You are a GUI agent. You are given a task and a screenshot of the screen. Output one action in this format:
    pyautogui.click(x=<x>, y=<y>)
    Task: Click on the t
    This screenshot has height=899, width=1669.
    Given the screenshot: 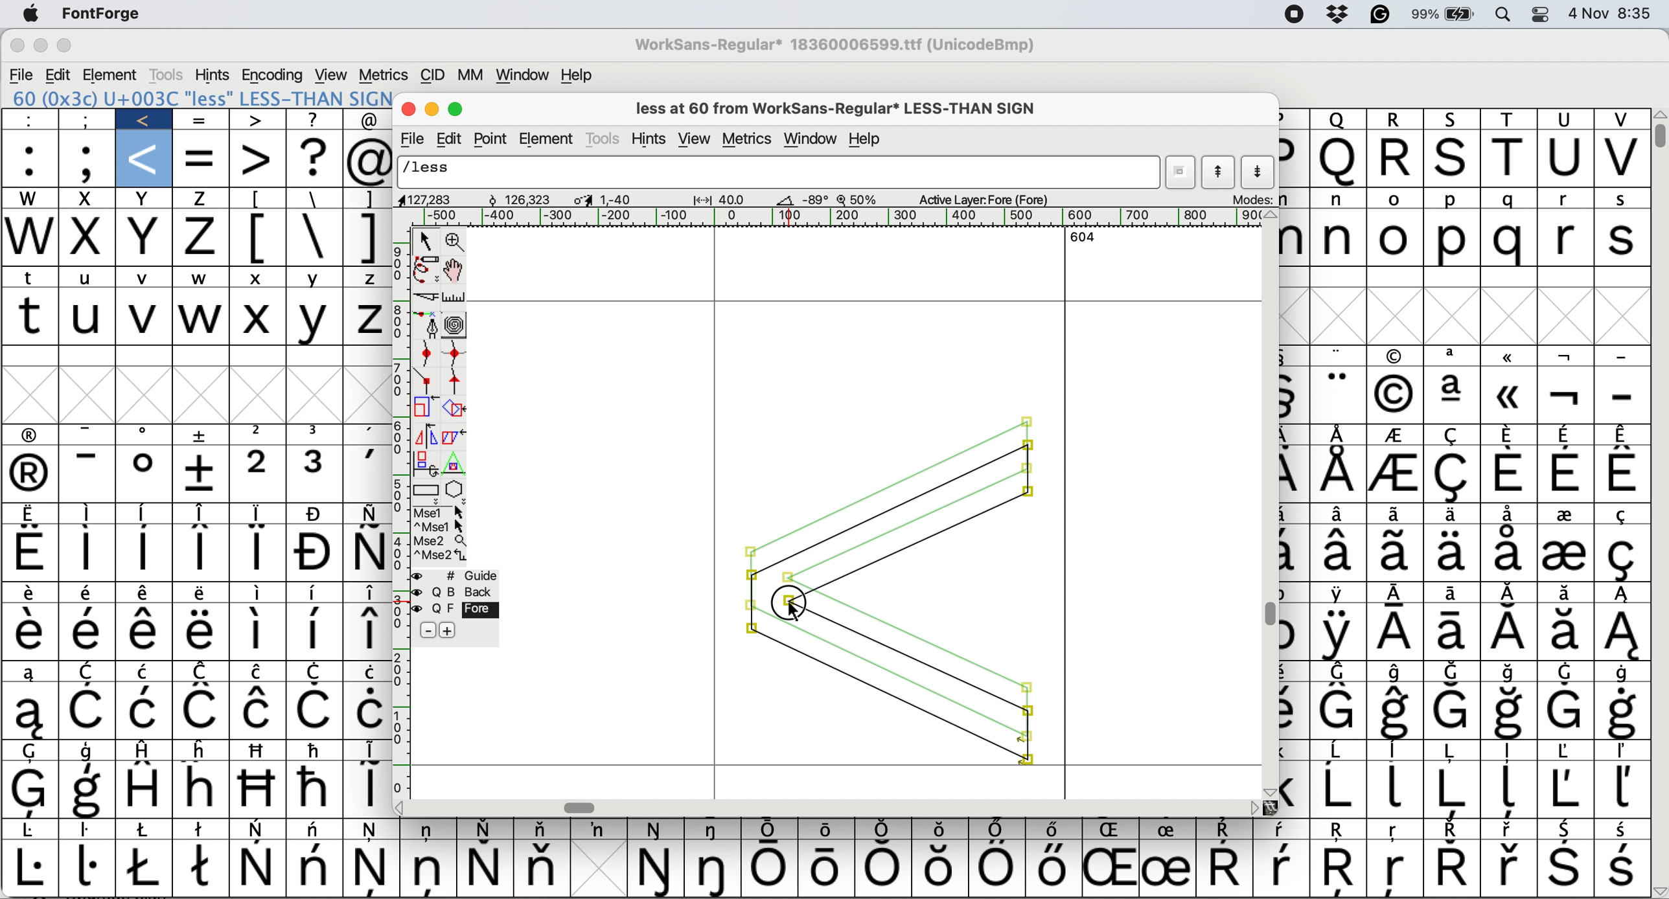 What is the action you would take?
    pyautogui.click(x=1509, y=158)
    